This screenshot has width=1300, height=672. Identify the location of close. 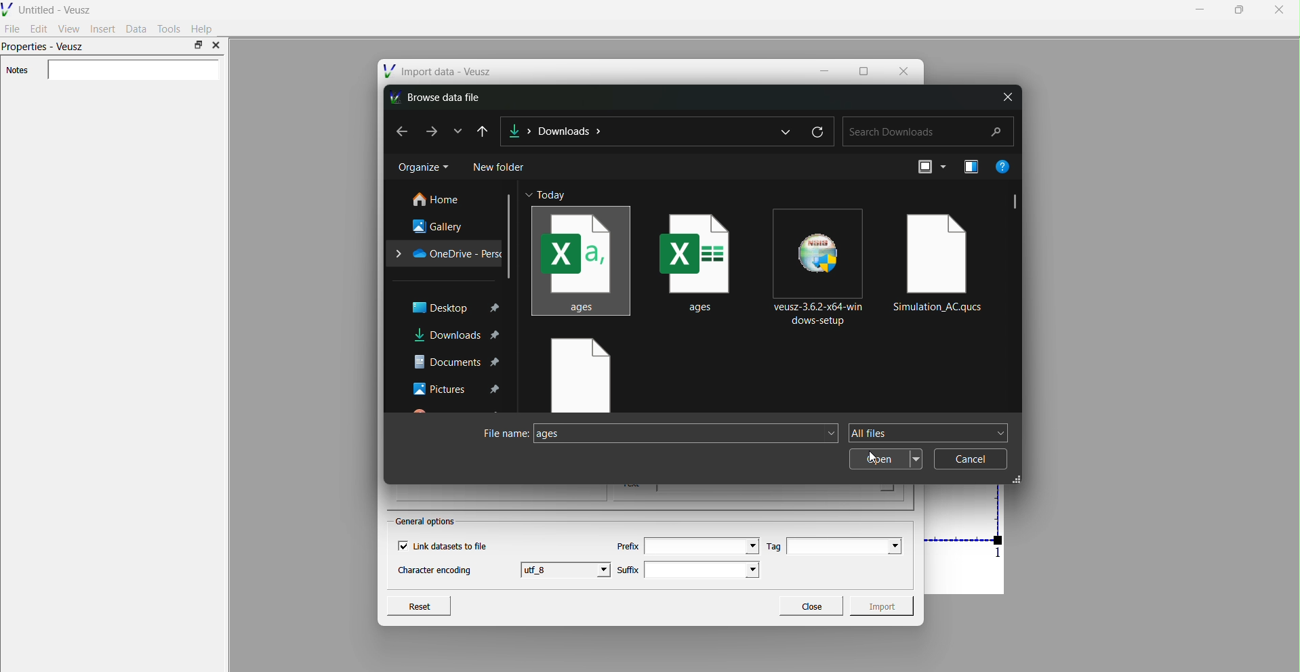
(903, 70).